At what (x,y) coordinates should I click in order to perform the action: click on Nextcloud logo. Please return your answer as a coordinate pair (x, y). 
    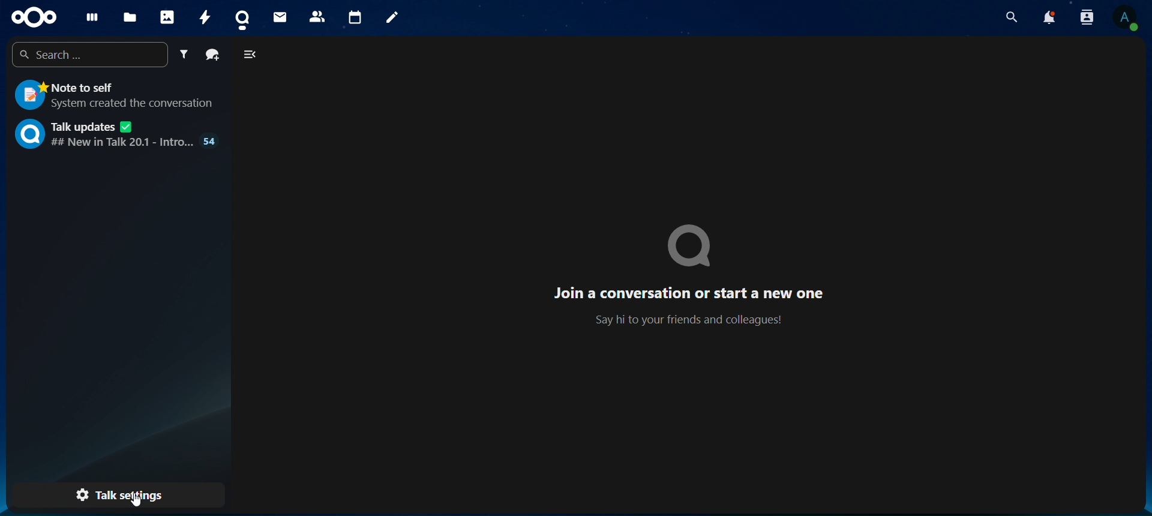
    Looking at the image, I should click on (31, 16).